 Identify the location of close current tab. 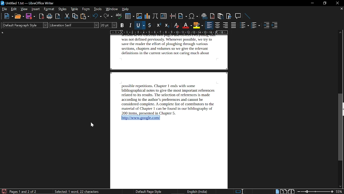
(341, 9).